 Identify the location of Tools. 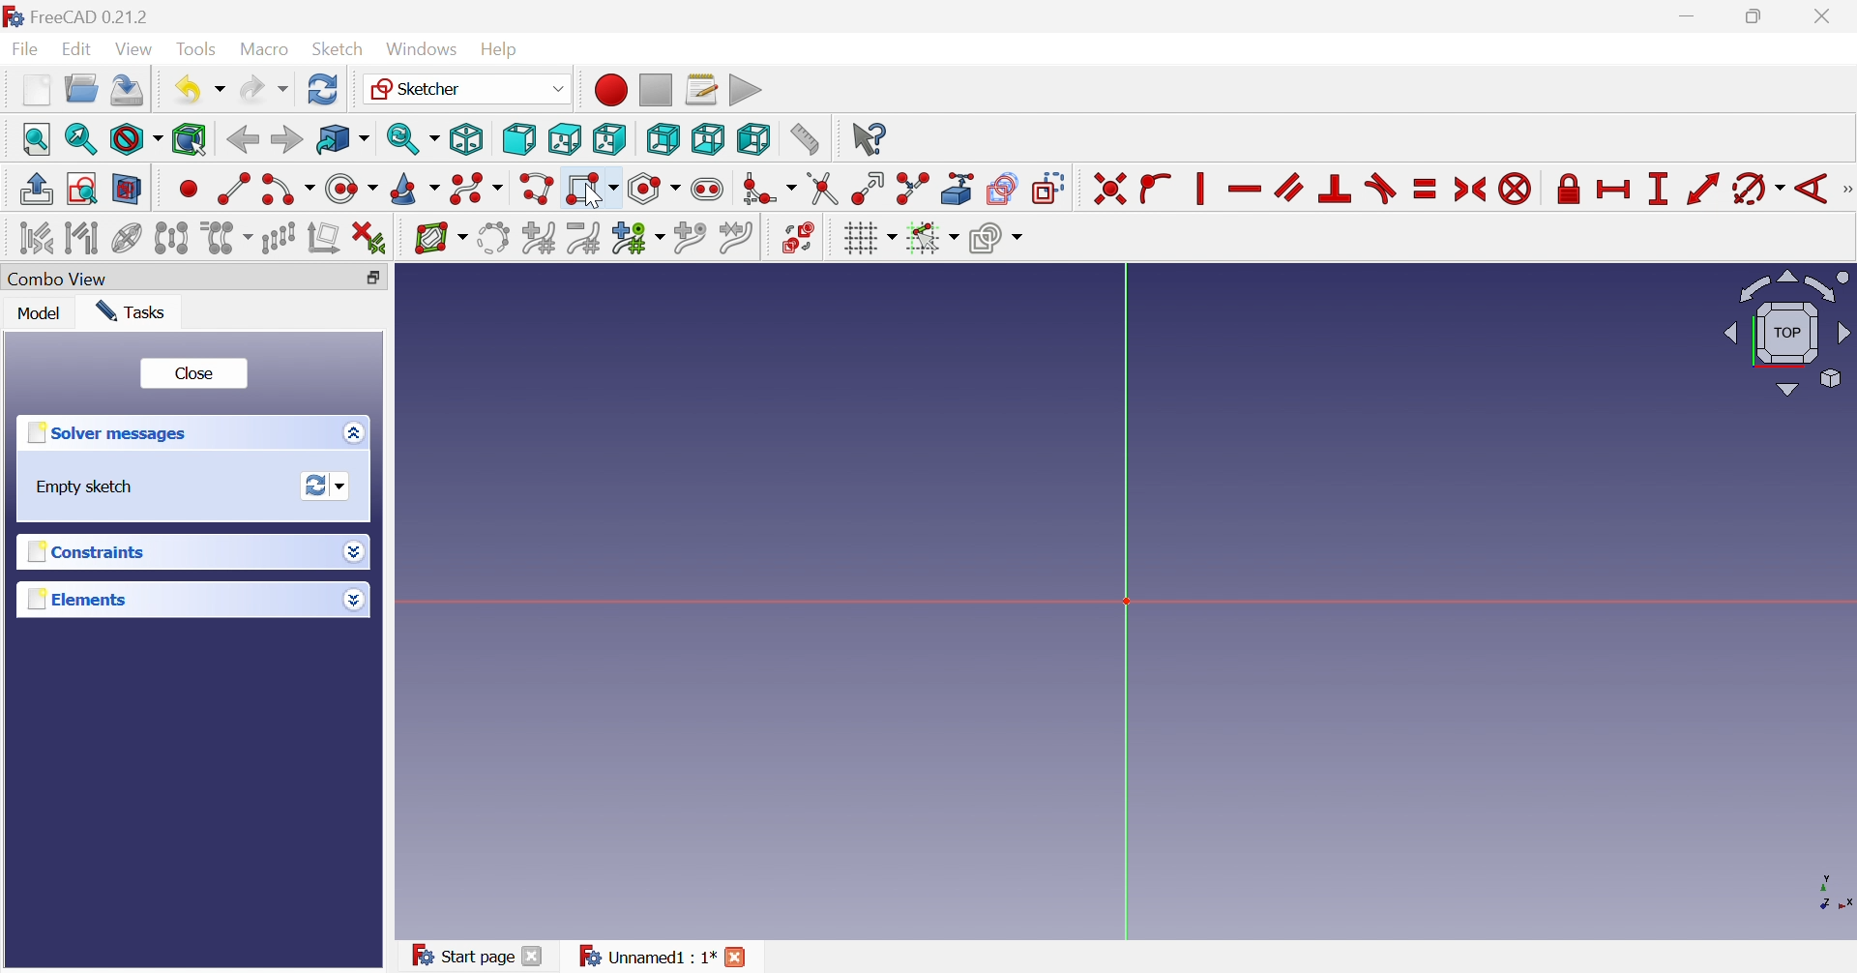
(196, 48).